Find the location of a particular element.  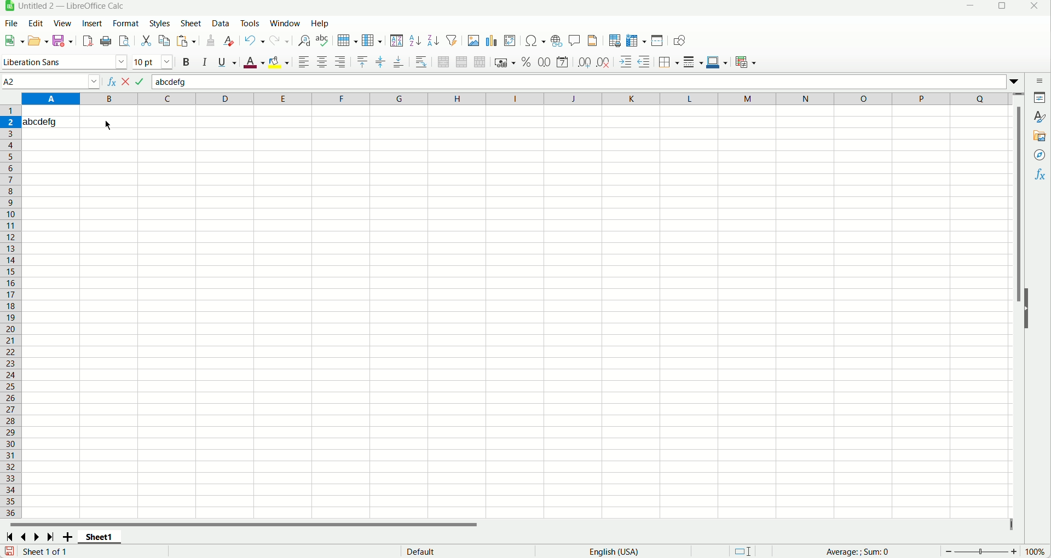

scroll to previous page is located at coordinates (24, 536).